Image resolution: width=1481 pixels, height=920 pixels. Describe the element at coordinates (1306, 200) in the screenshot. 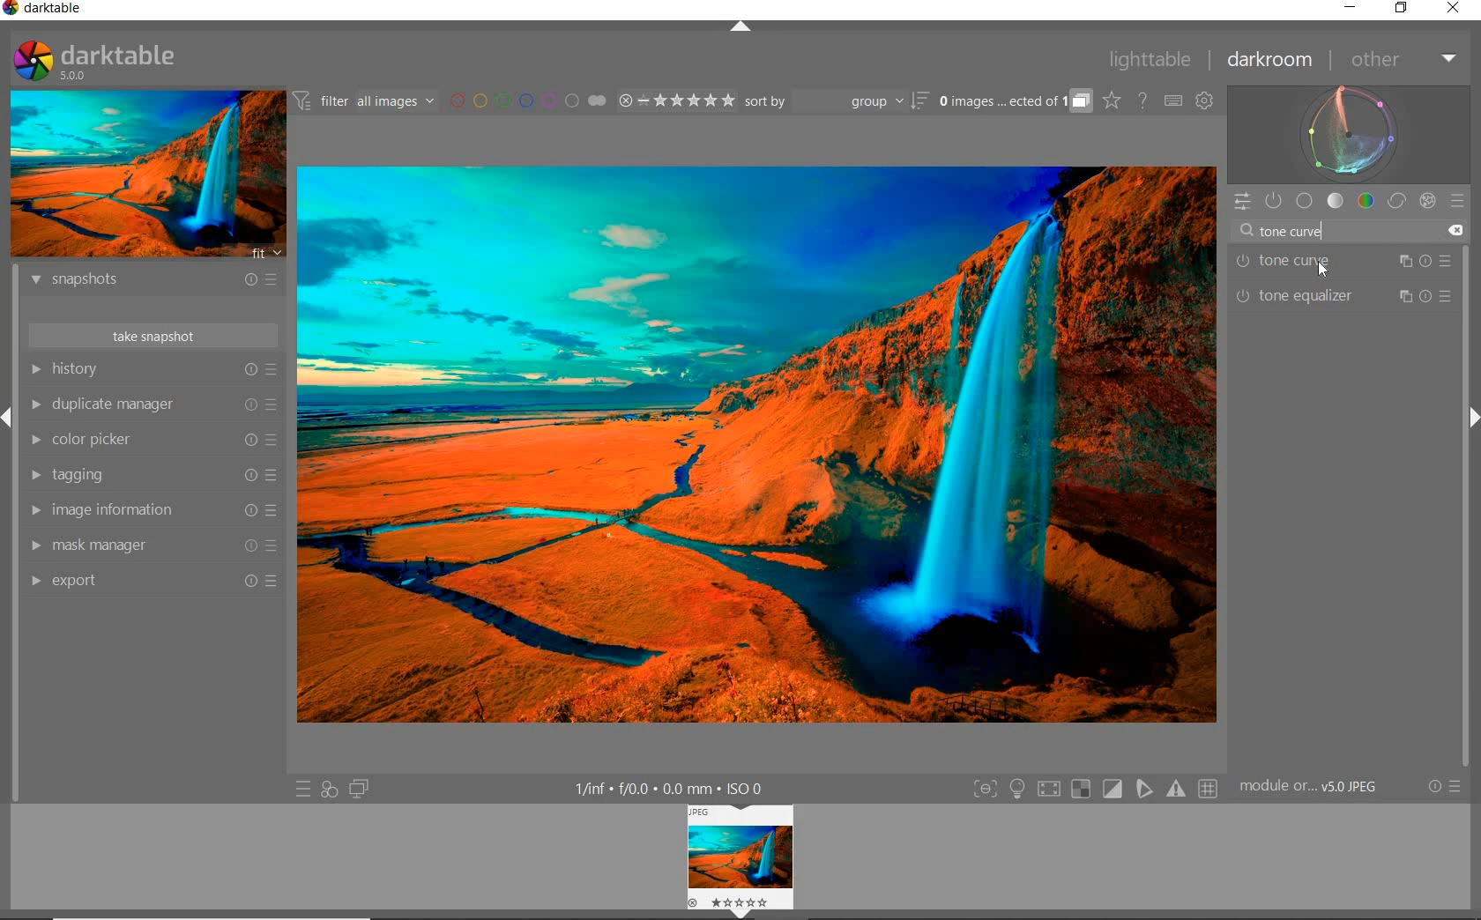

I see `base` at that location.